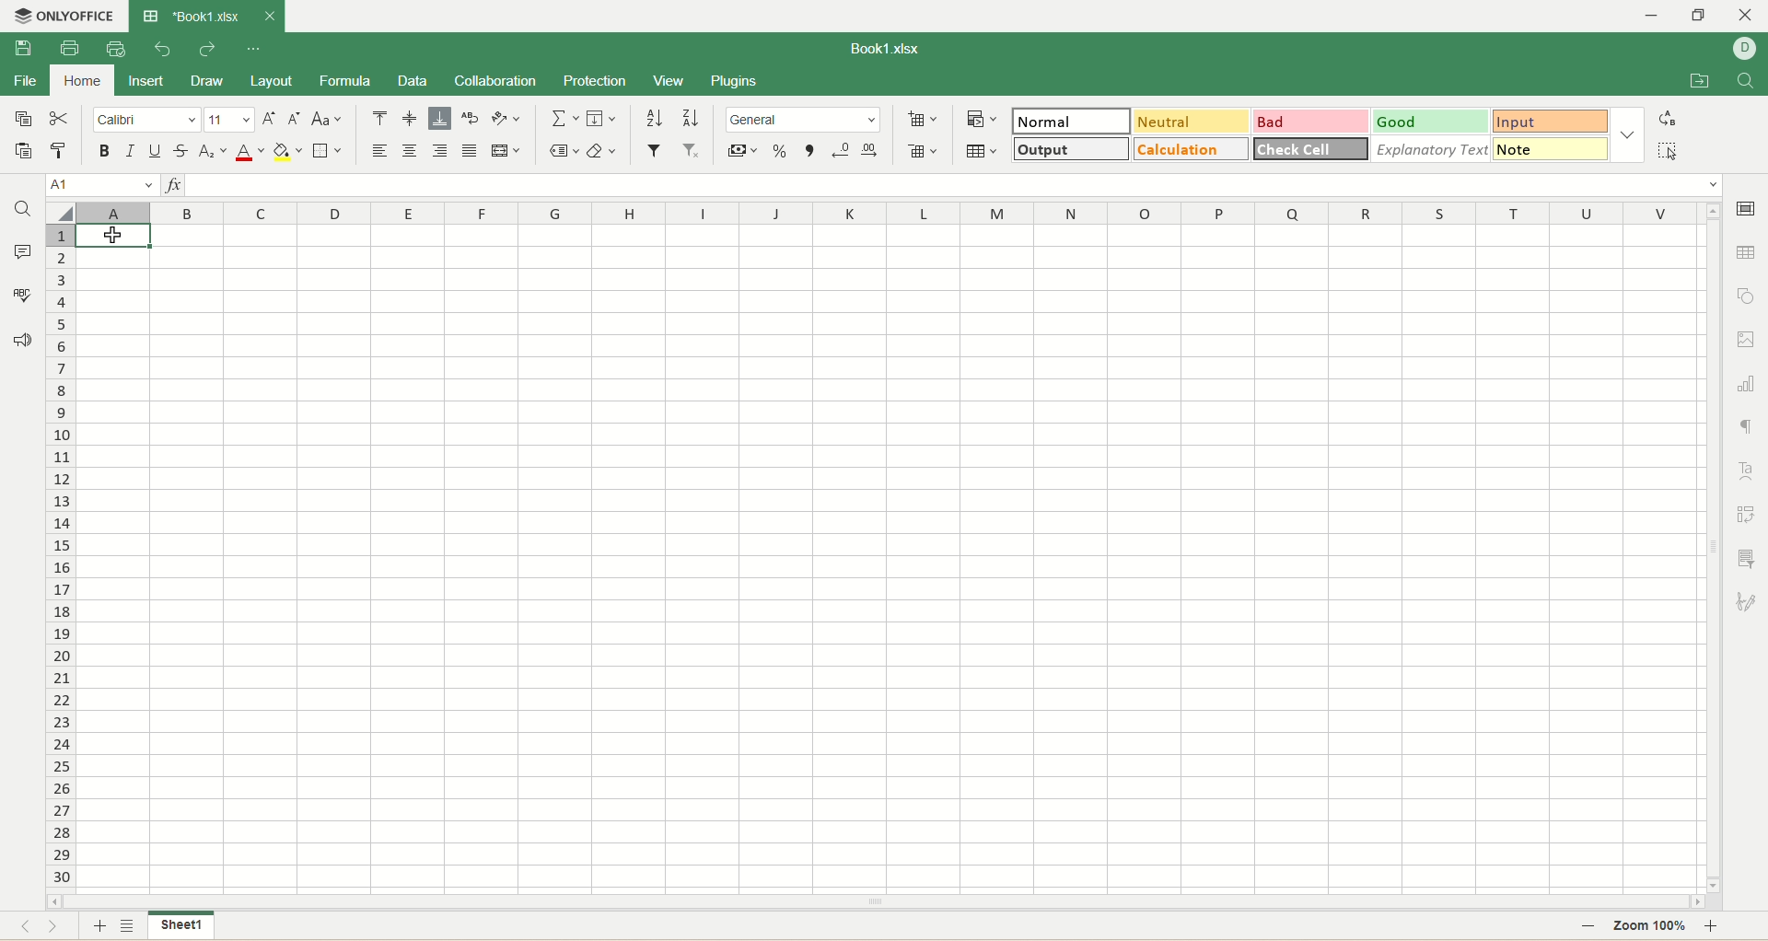  What do you see at coordinates (1667, 120) in the screenshot?
I see `replace` at bounding box center [1667, 120].